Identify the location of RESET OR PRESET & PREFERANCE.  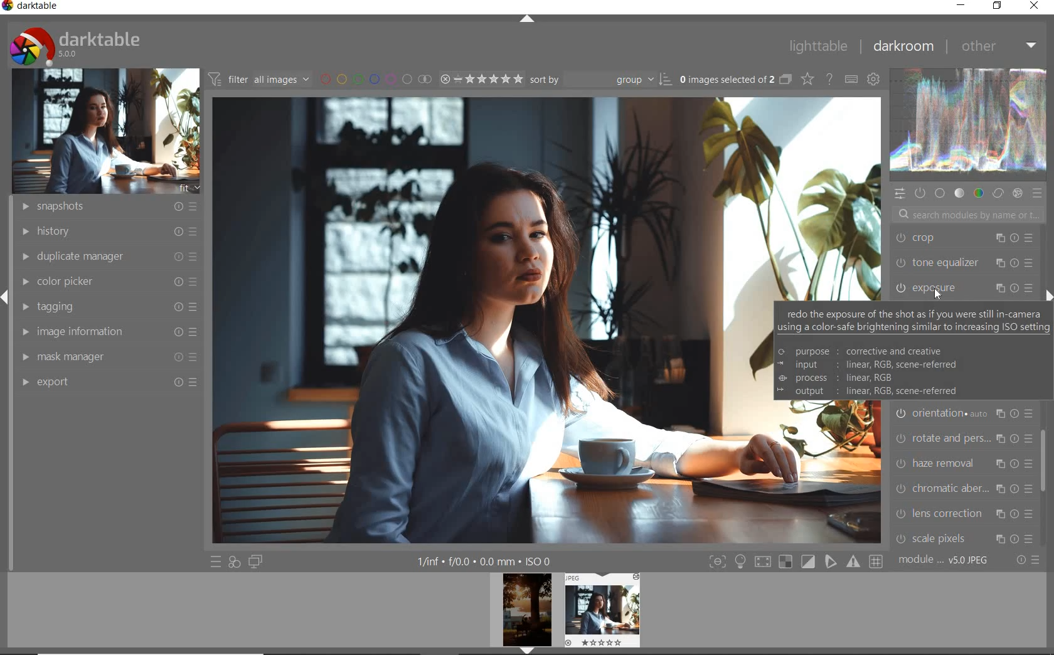
(1026, 562).